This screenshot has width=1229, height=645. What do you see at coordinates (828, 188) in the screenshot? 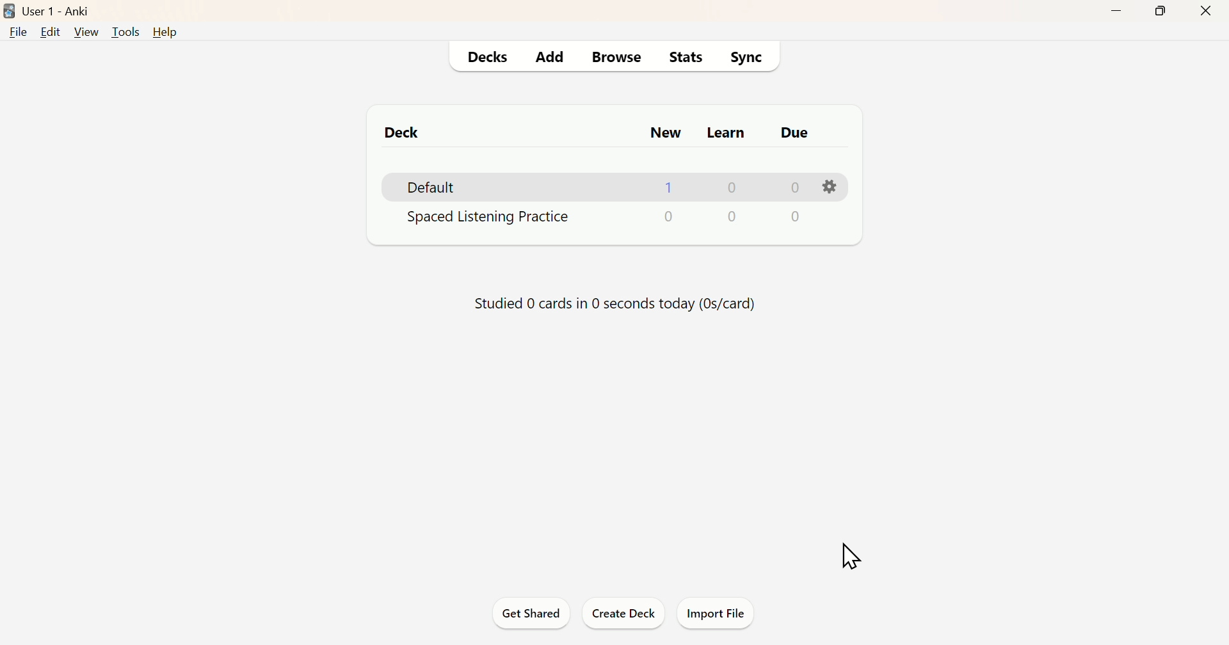
I see `options` at bounding box center [828, 188].